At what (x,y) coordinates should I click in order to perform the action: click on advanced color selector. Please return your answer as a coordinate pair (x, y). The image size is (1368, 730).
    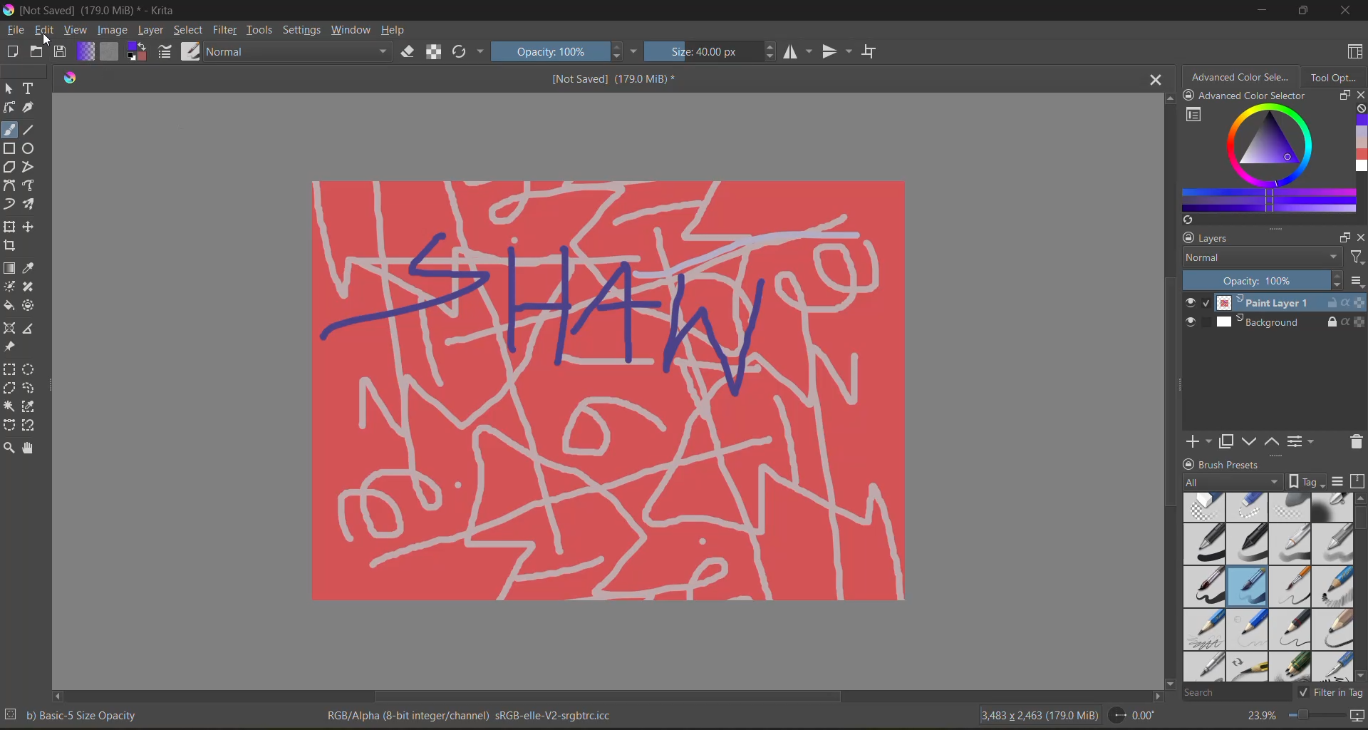
    Looking at the image, I should click on (1242, 77).